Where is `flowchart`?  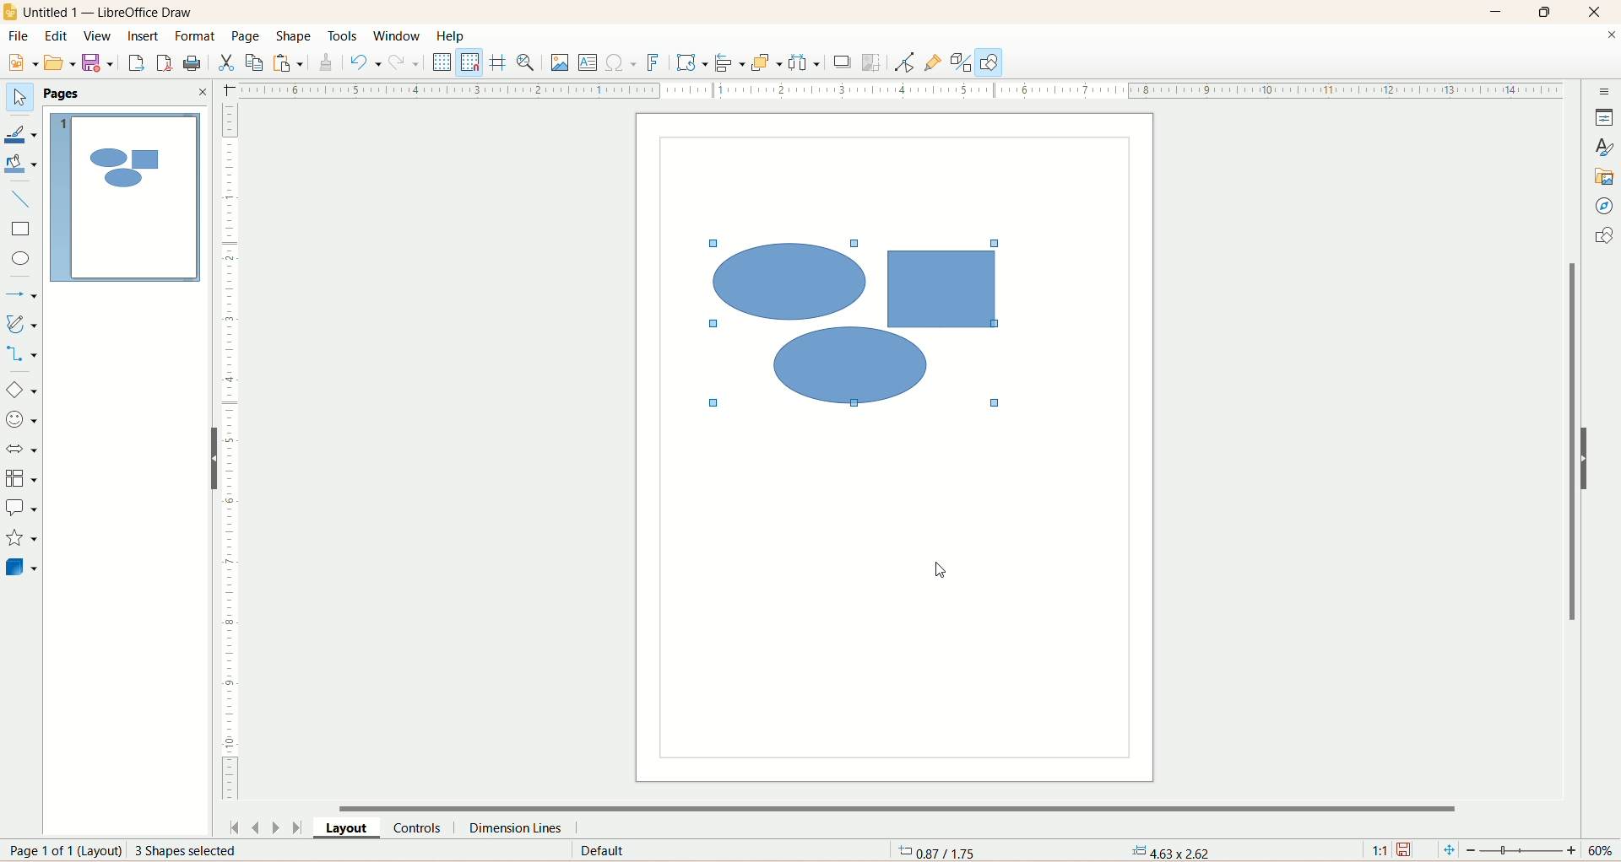 flowchart is located at coordinates (21, 477).